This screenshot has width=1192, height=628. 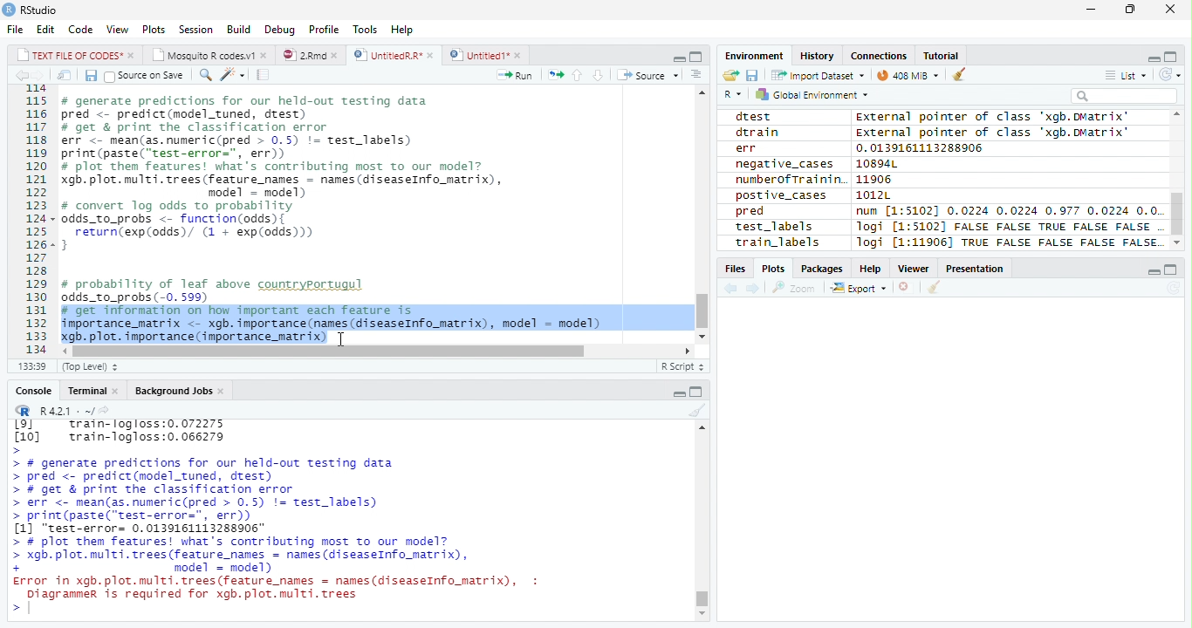 What do you see at coordinates (311, 55) in the screenshot?
I see `2.Rmd` at bounding box center [311, 55].